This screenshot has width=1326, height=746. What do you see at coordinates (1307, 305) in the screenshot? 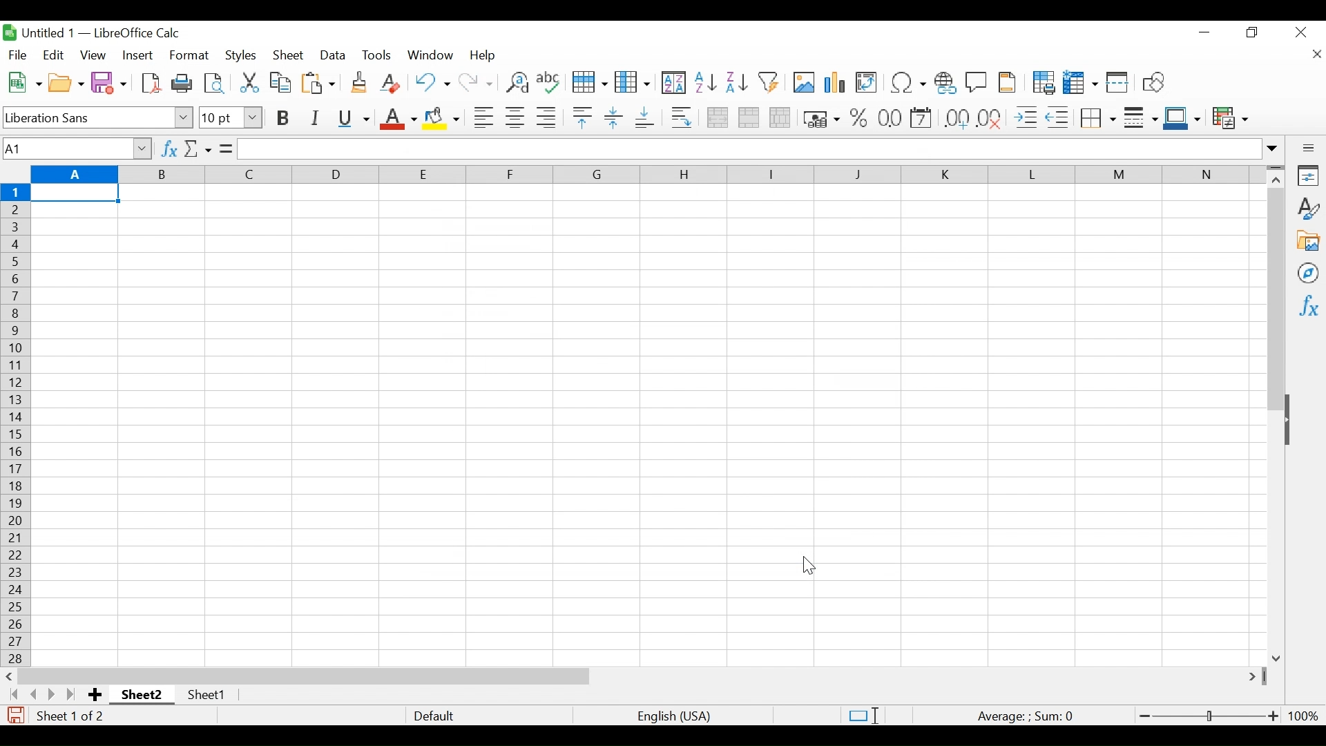
I see `Functions` at bounding box center [1307, 305].